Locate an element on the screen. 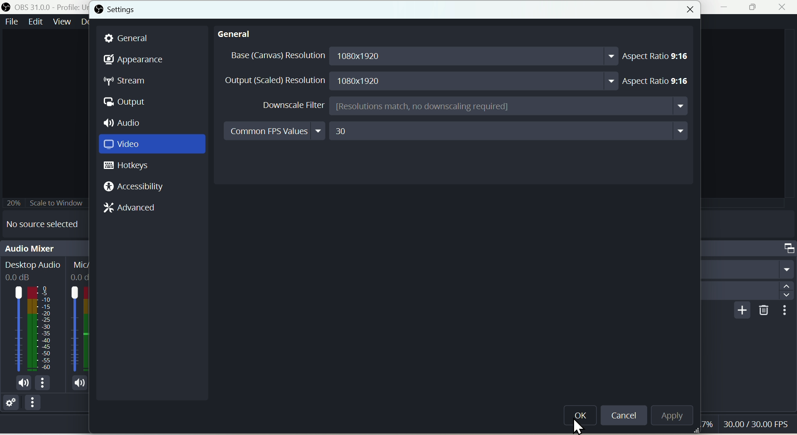 The height and width of the screenshot is (435, 797). Close is located at coordinates (689, 11).